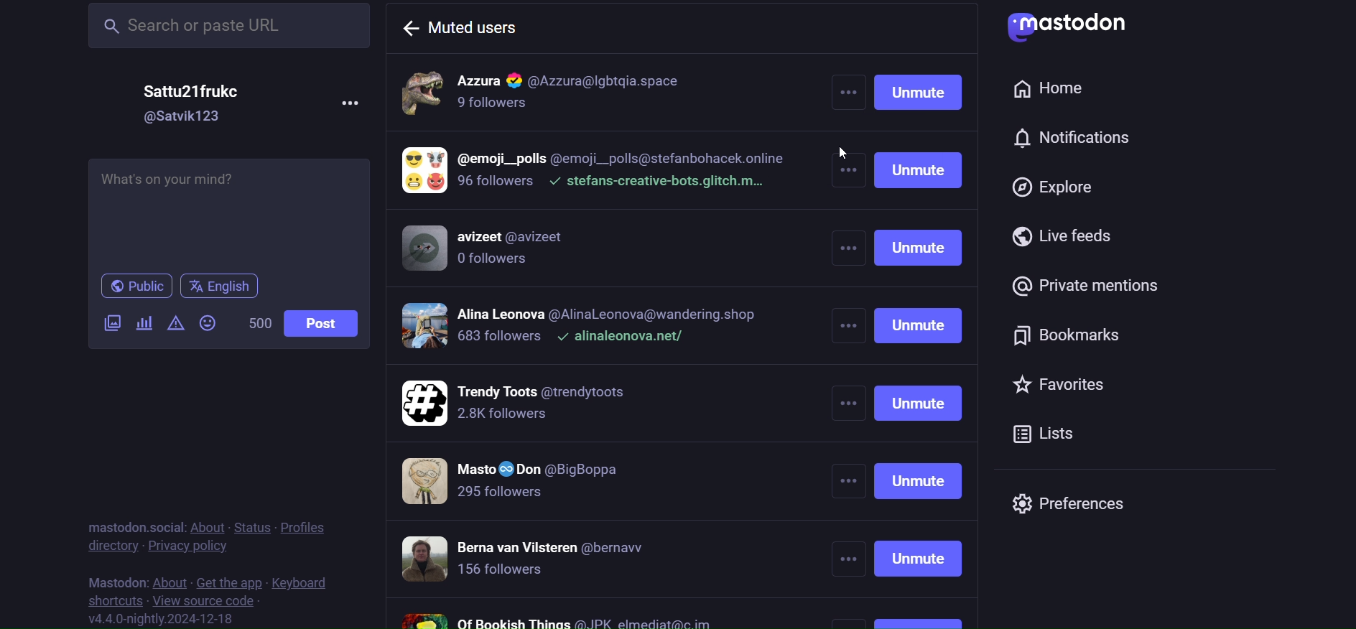  Describe the element at coordinates (363, 98) in the screenshot. I see `more` at that location.